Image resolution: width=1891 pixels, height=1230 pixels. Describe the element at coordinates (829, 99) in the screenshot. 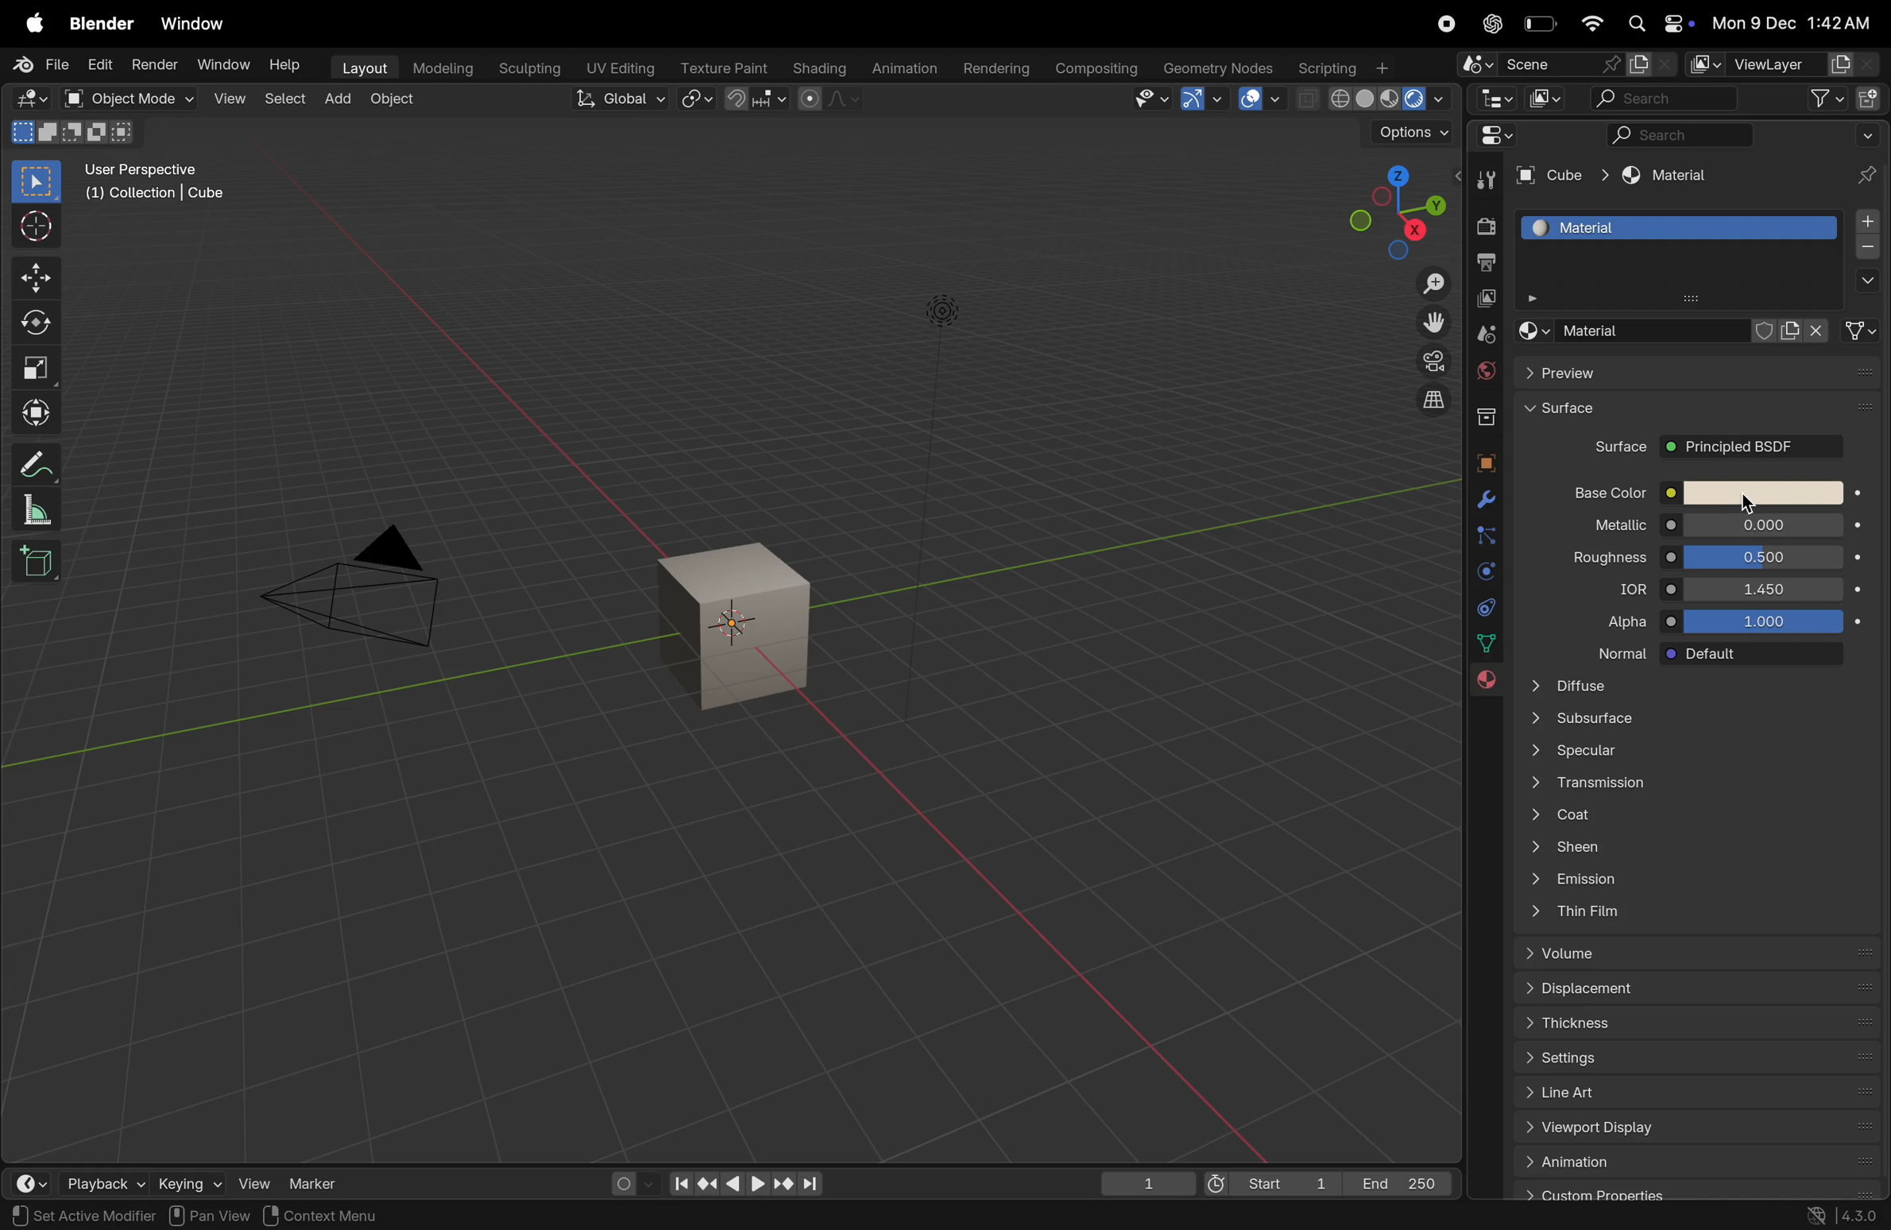

I see `proportional editing objects` at that location.